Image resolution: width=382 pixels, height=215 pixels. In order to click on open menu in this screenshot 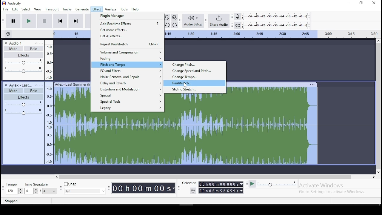, I will do `click(42, 85)`.